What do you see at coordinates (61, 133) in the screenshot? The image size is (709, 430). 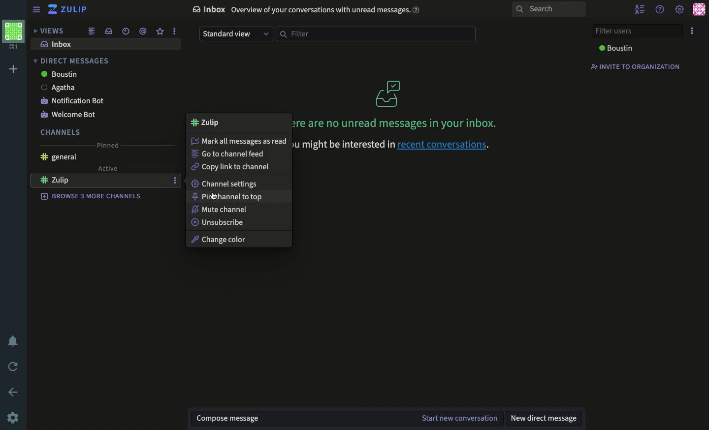 I see `channels` at bounding box center [61, 133].